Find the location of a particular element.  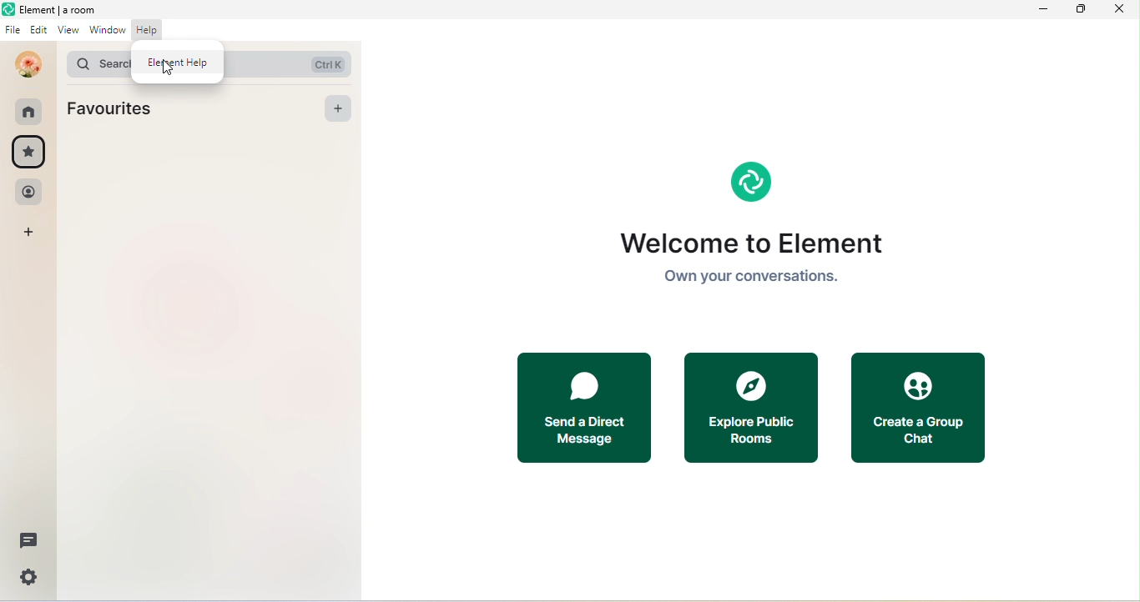

create a group chat is located at coordinates (922, 404).